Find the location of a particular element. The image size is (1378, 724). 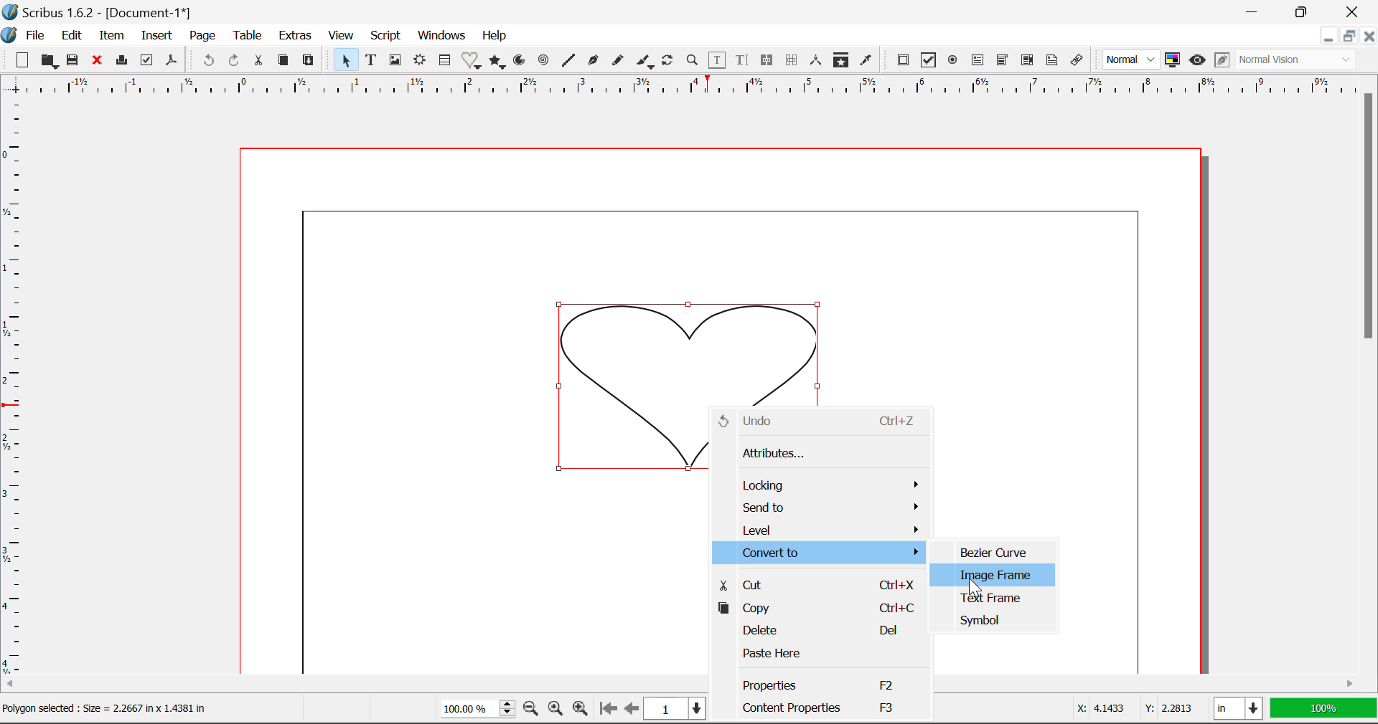

Measurement Units is located at coordinates (1237, 709).